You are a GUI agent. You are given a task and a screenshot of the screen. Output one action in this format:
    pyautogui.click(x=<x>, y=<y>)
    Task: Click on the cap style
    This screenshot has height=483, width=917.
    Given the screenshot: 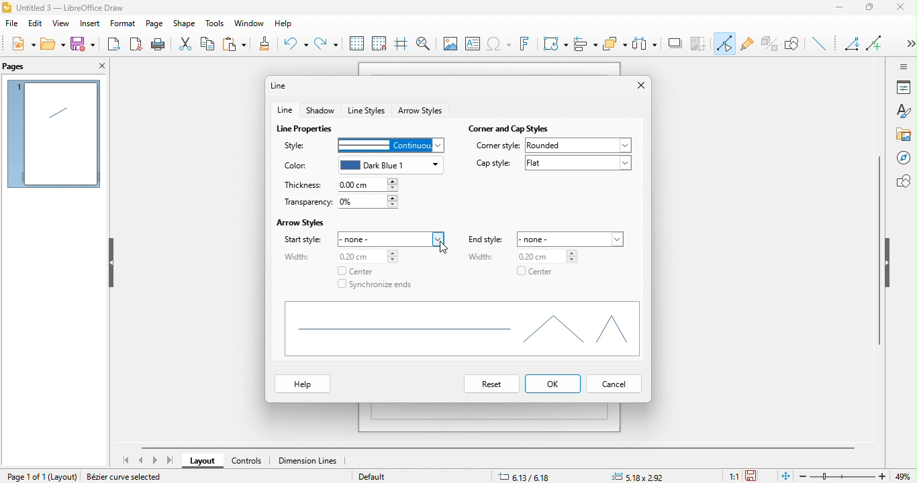 What is the action you would take?
    pyautogui.click(x=491, y=164)
    